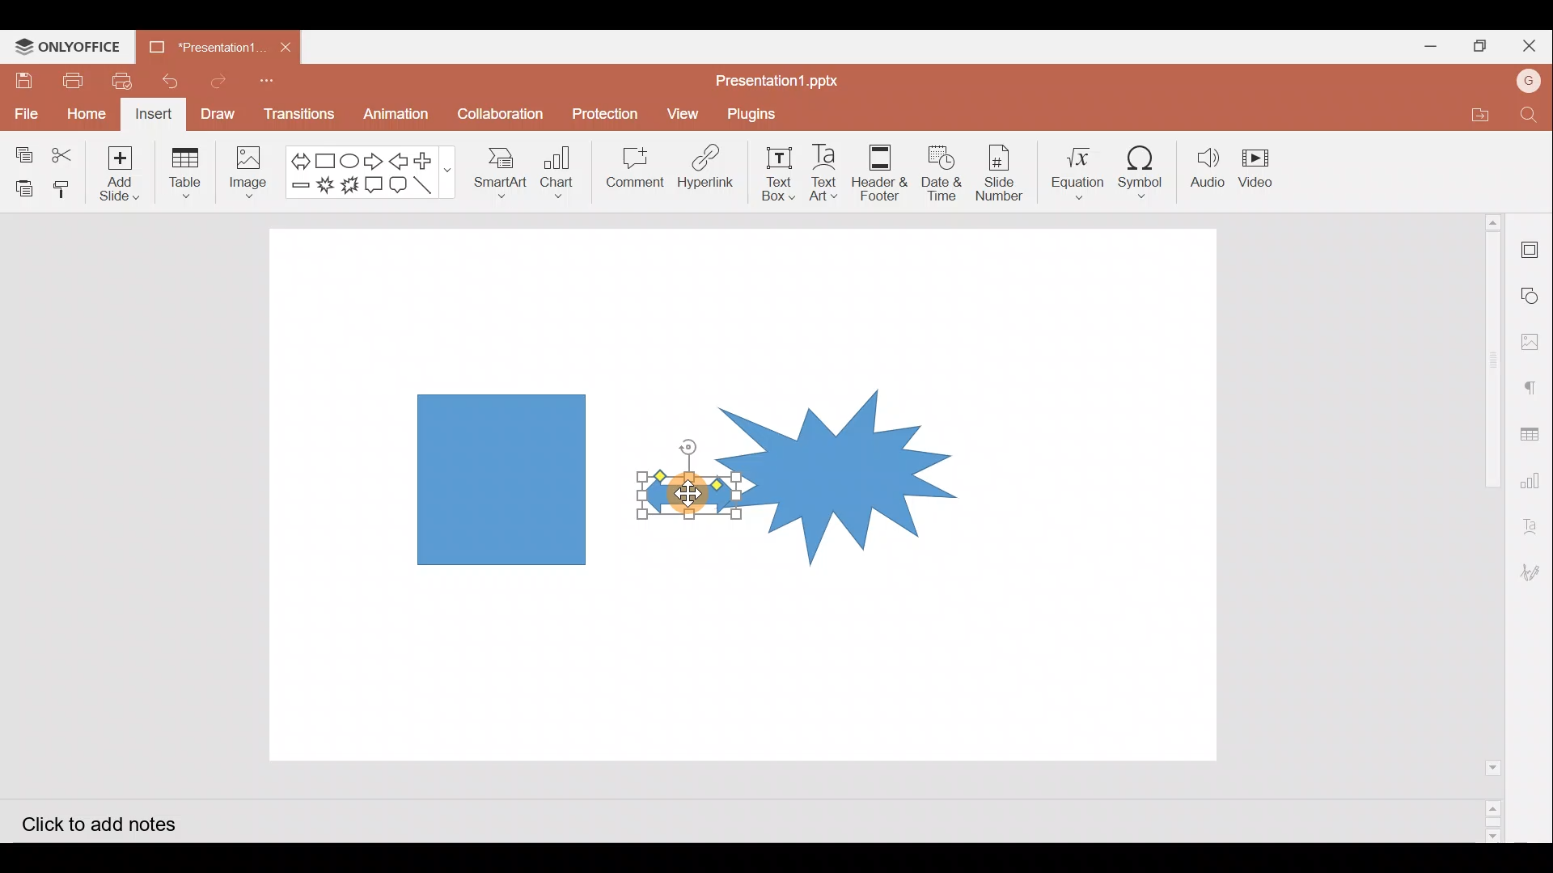 This screenshot has height=873, width=1553. Describe the element at coordinates (1146, 171) in the screenshot. I see `Symbol` at that location.